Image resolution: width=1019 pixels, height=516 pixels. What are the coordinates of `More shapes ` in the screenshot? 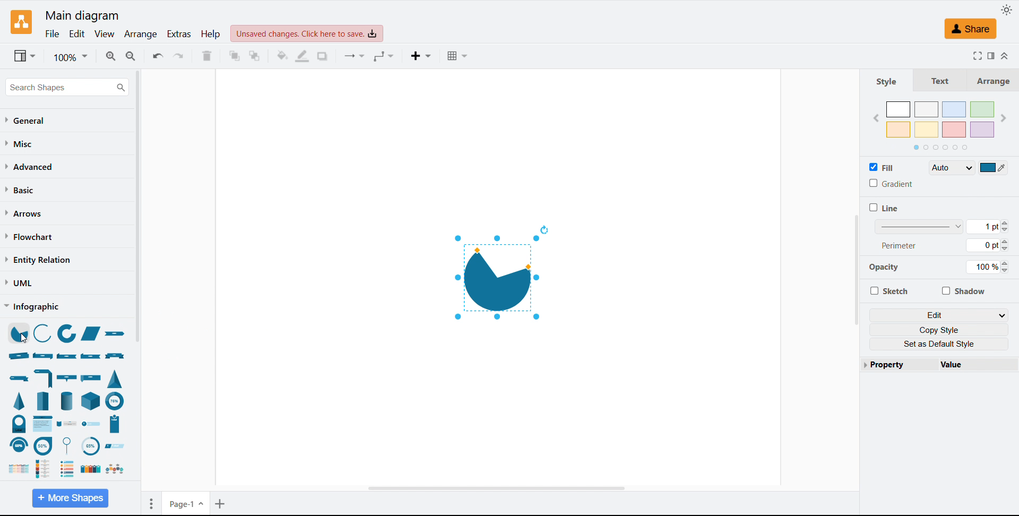 It's located at (72, 497).